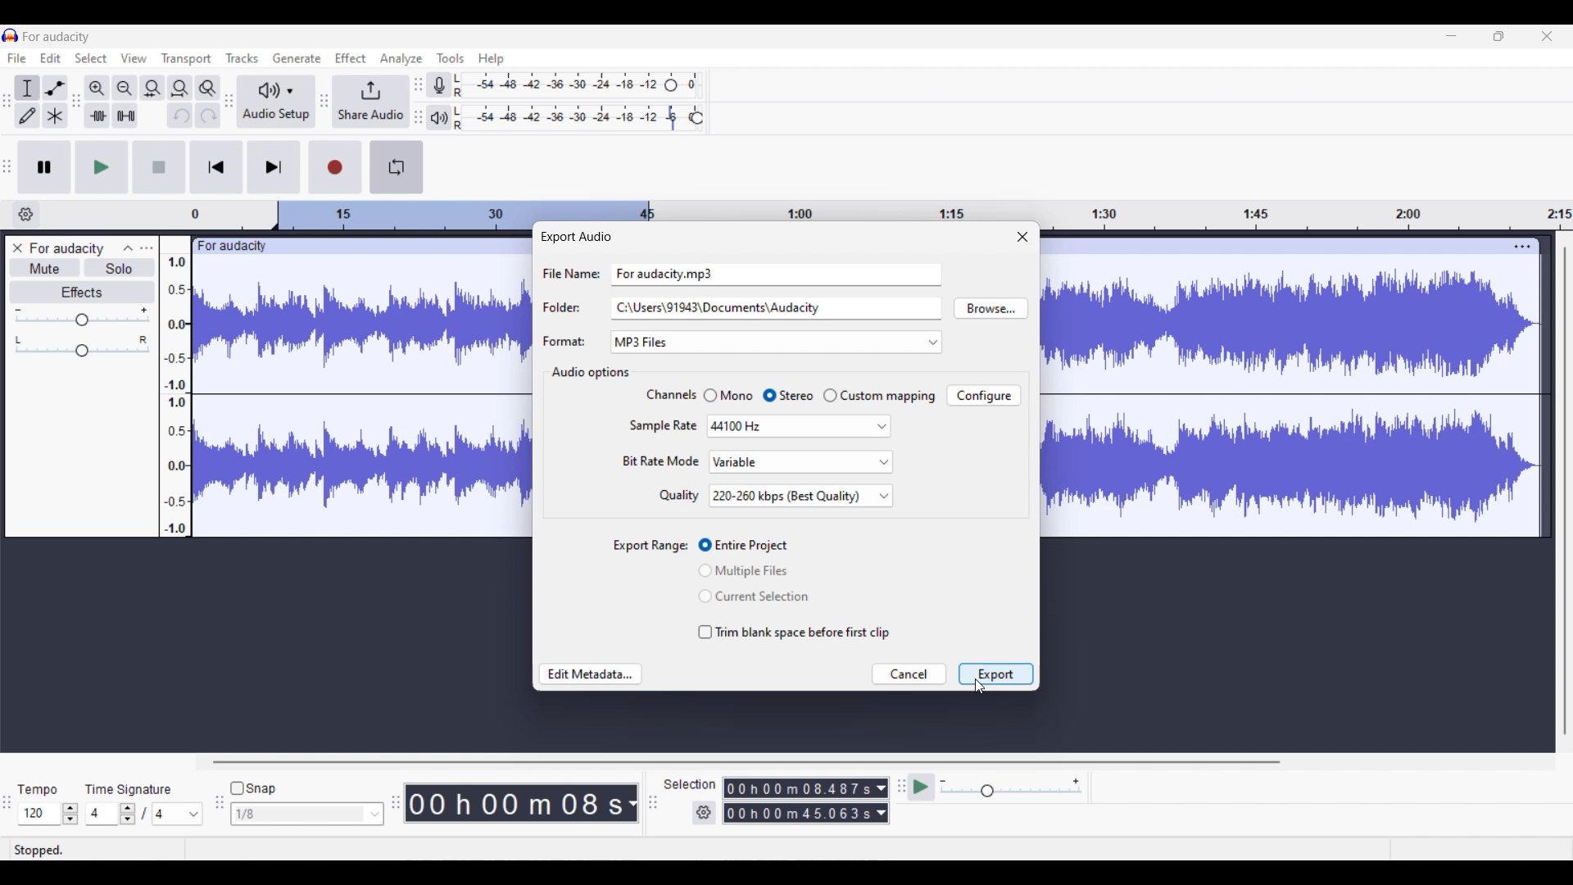  Describe the element at coordinates (55, 116) in the screenshot. I see `Multi-tool` at that location.